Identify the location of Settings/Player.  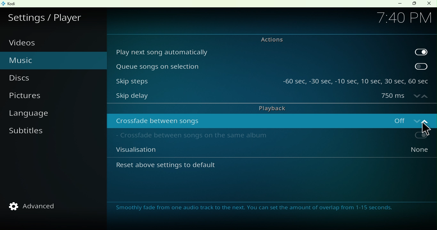
(47, 16).